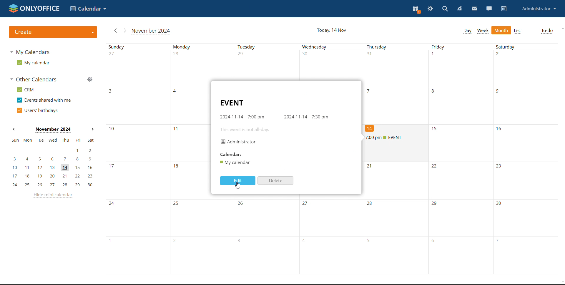 The height and width of the screenshot is (285, 565). What do you see at coordinates (430, 9) in the screenshot?
I see `settings` at bounding box center [430, 9].